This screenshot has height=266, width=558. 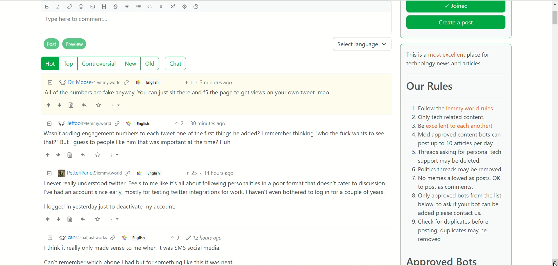 What do you see at coordinates (208, 123) in the screenshot?
I see `30 minutes ago` at bounding box center [208, 123].